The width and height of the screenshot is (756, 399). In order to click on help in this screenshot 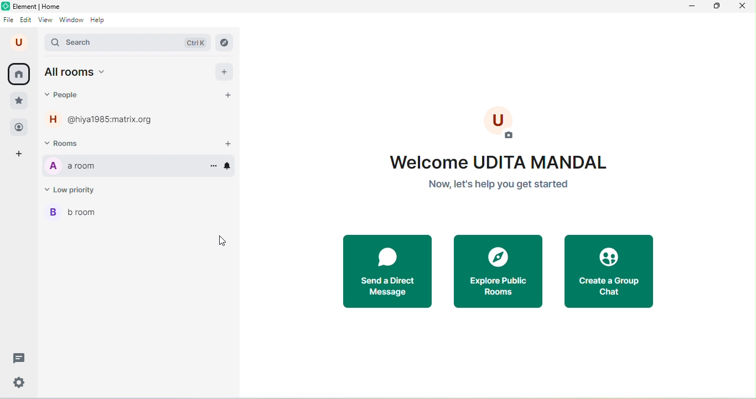, I will do `click(100, 20)`.